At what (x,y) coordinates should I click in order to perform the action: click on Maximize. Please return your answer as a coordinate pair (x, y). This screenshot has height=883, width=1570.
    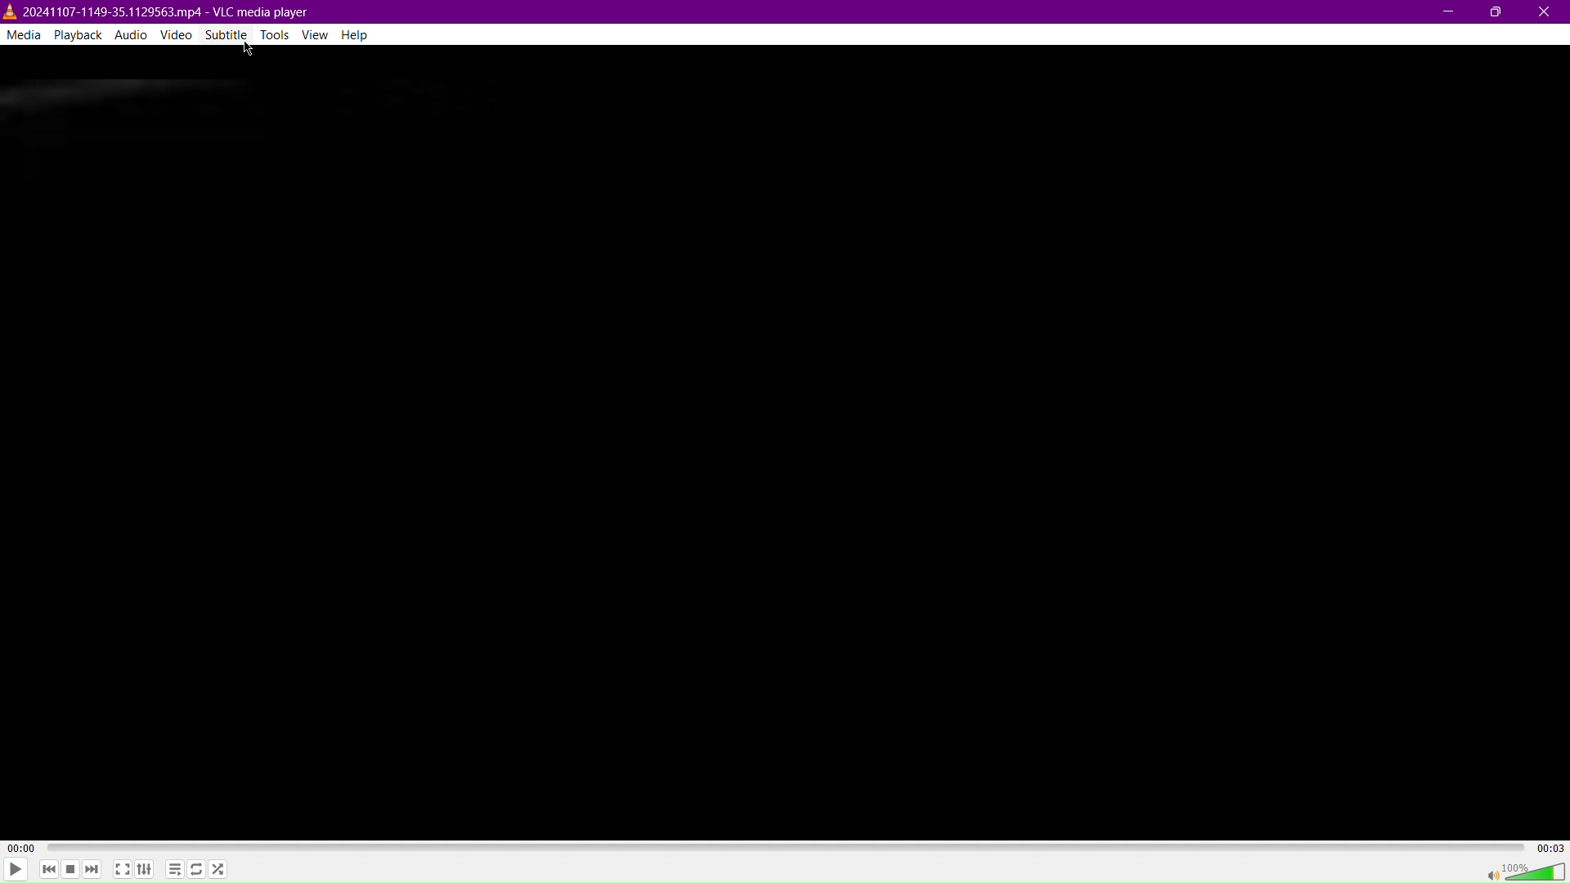
    Looking at the image, I should click on (1496, 12).